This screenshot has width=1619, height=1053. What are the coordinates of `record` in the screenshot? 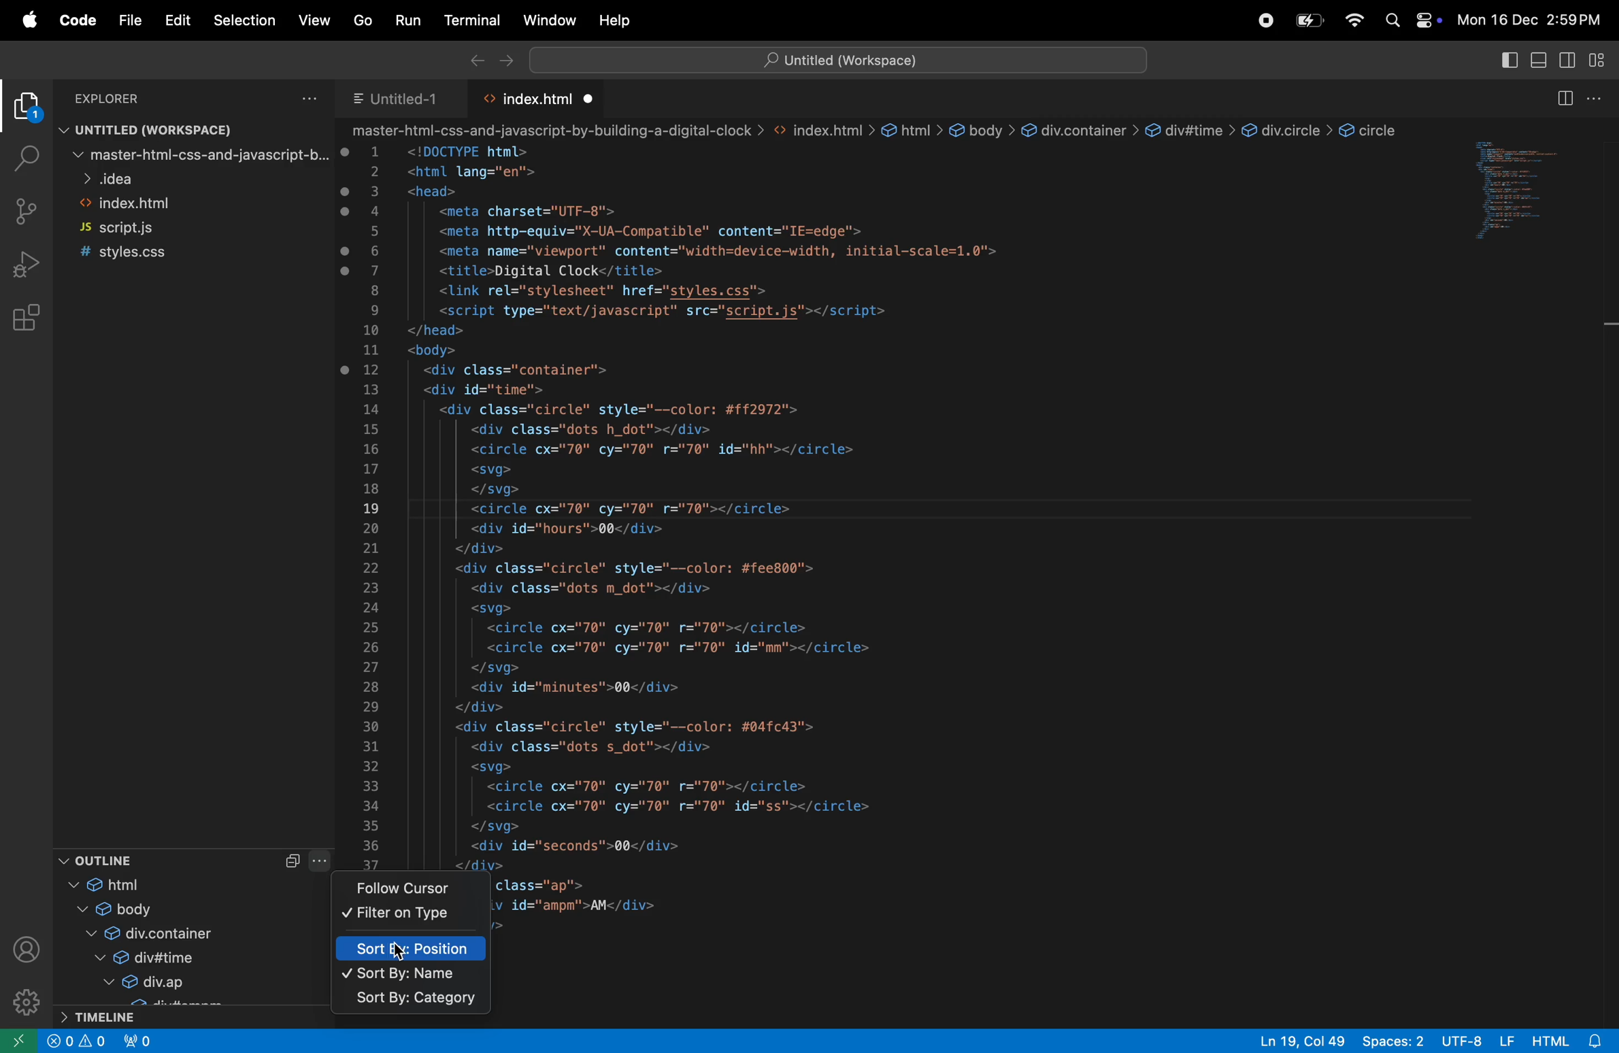 It's located at (1261, 20).